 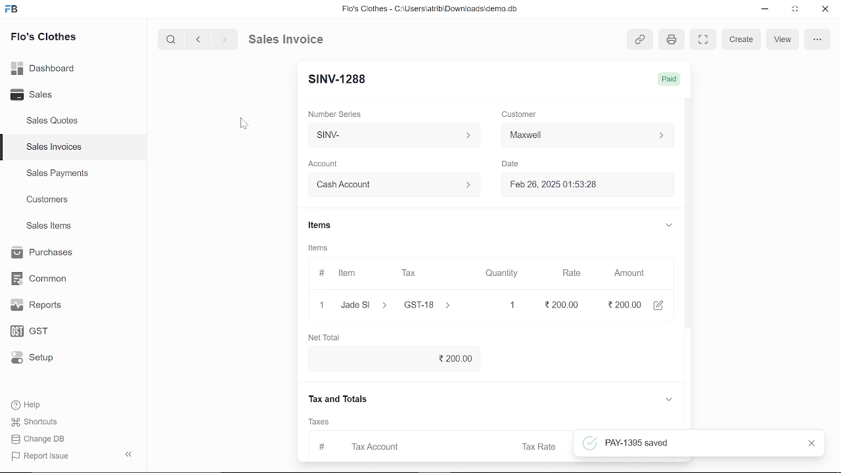 I want to click on 2,999.00, so click(x=623, y=304).